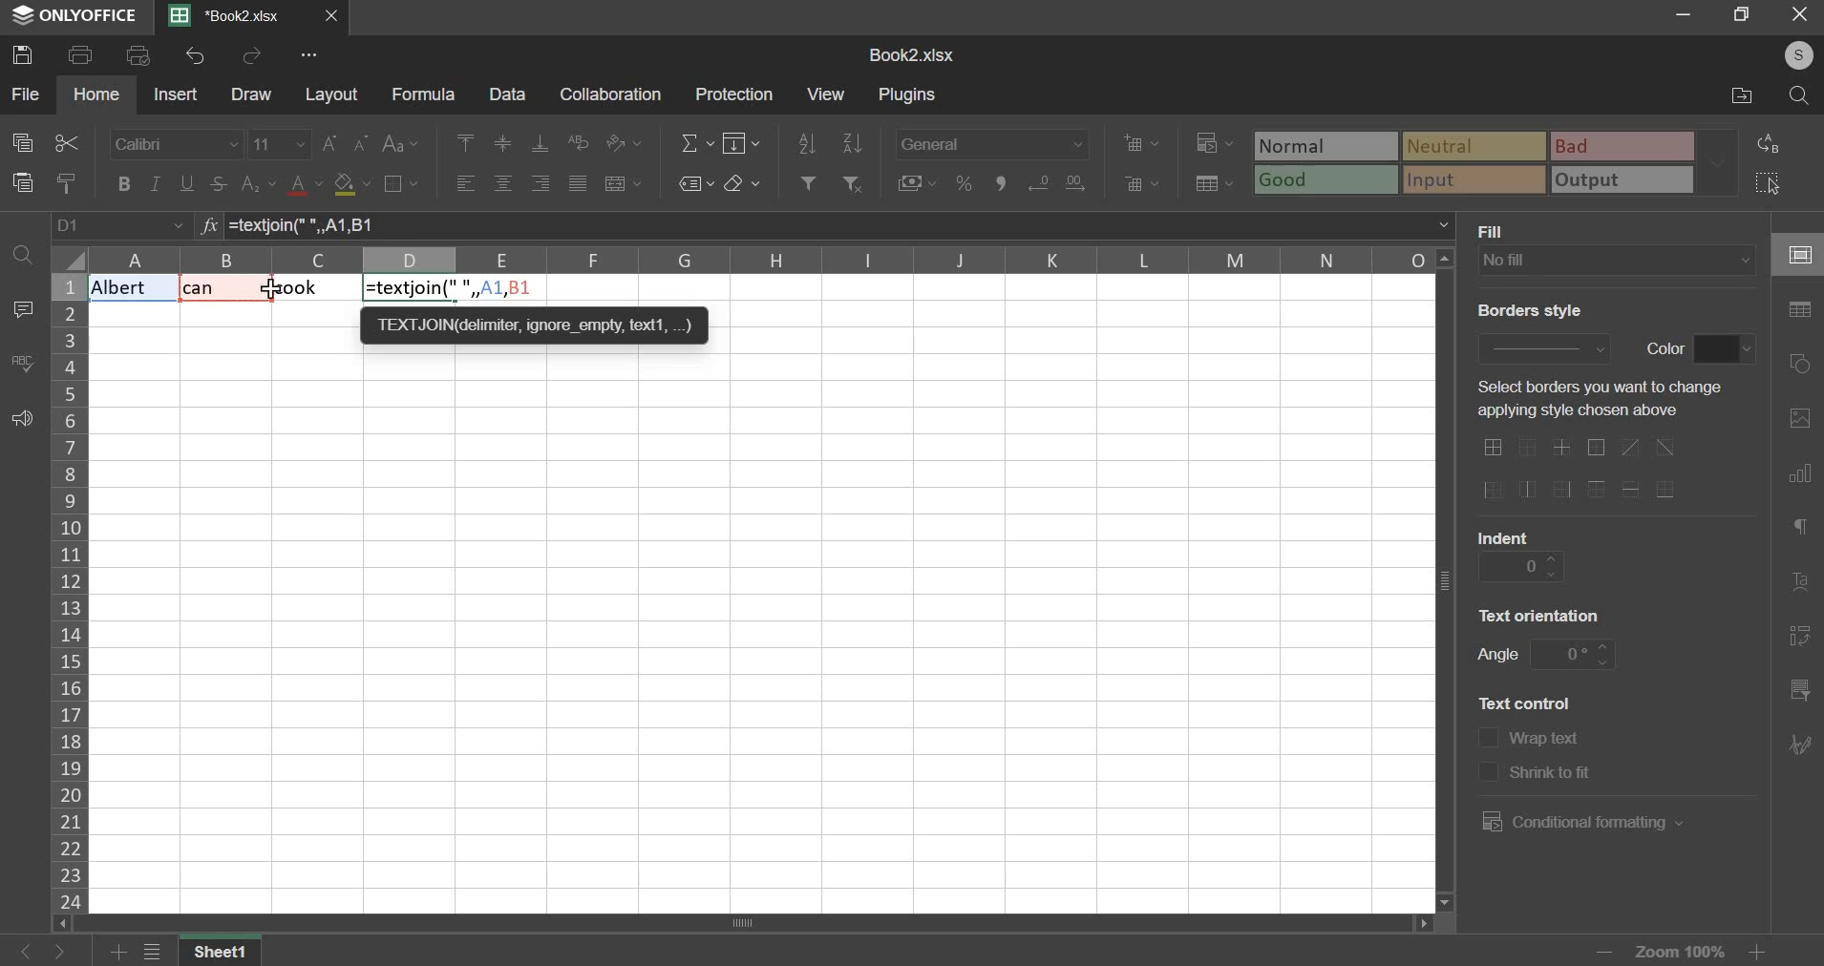 This screenshot has width=1824, height=966. I want to click on home, so click(97, 94).